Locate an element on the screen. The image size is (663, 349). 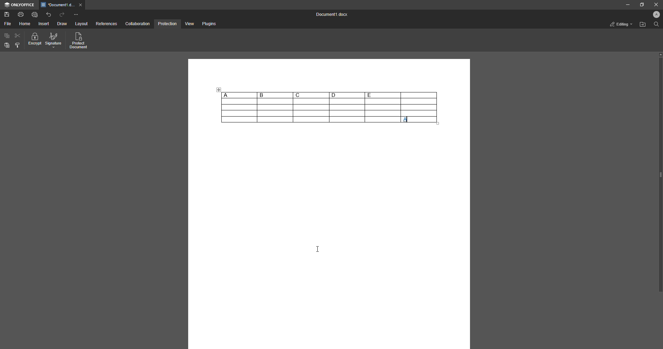
E is located at coordinates (383, 95).